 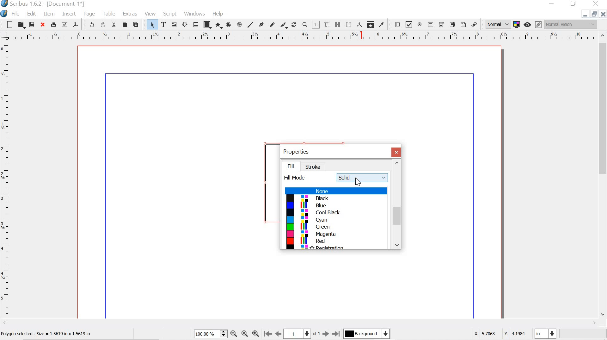 I want to click on view, so click(x=151, y=13).